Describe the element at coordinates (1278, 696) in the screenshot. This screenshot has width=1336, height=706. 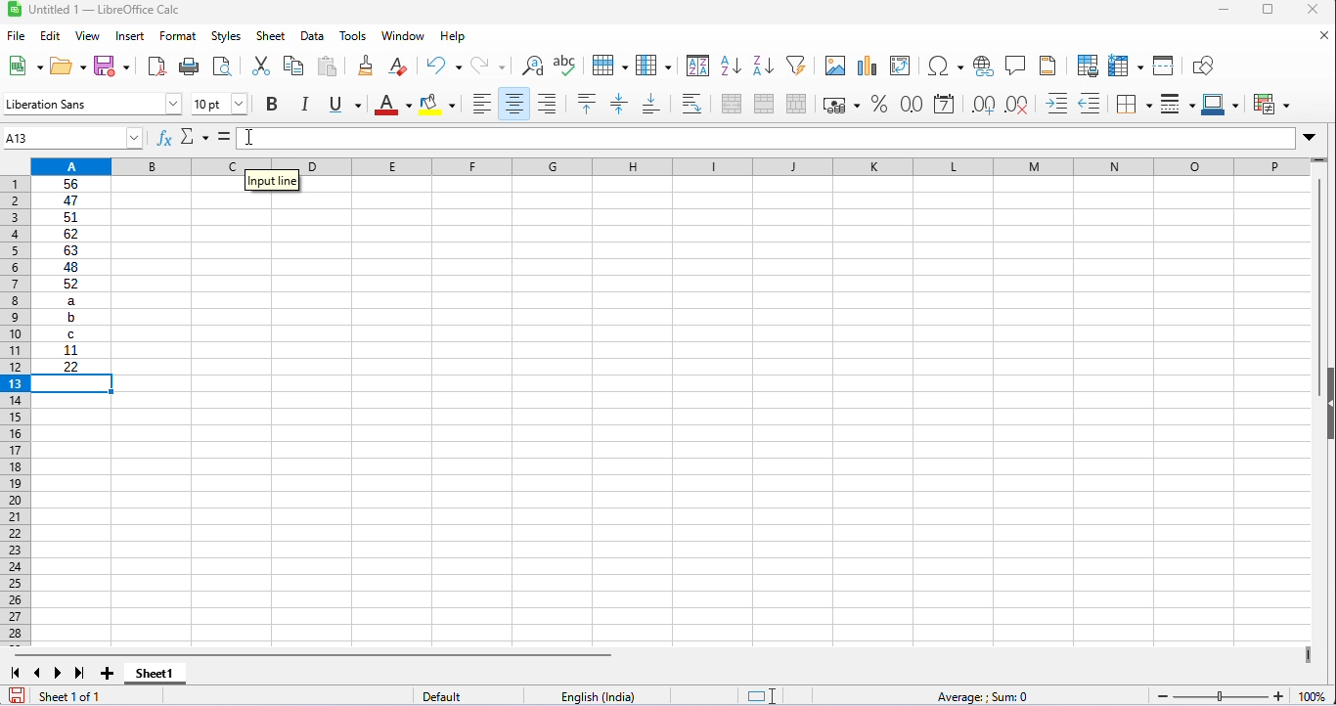
I see `Zoom in` at that location.